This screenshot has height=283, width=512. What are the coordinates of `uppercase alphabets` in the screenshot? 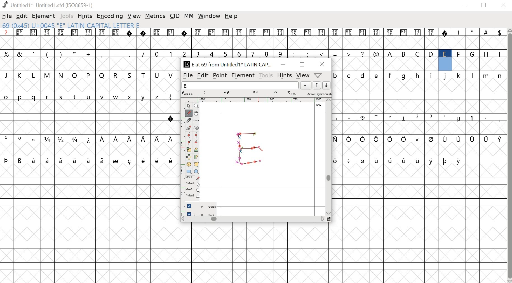 It's located at (89, 75).